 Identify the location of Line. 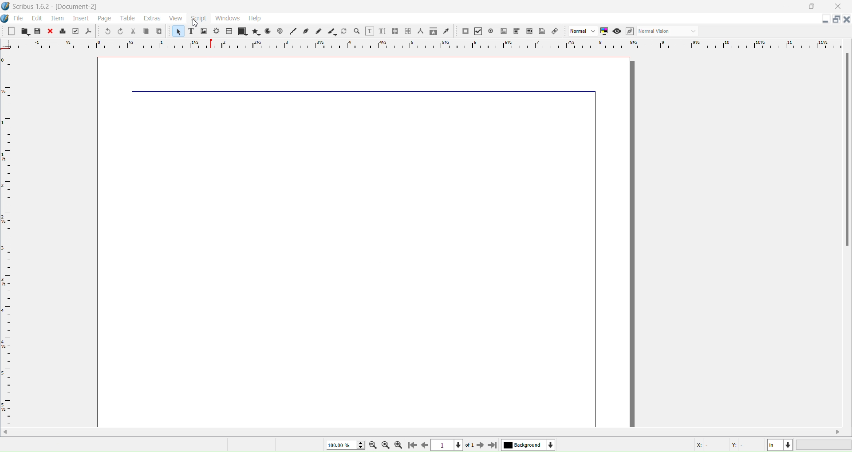
(293, 32).